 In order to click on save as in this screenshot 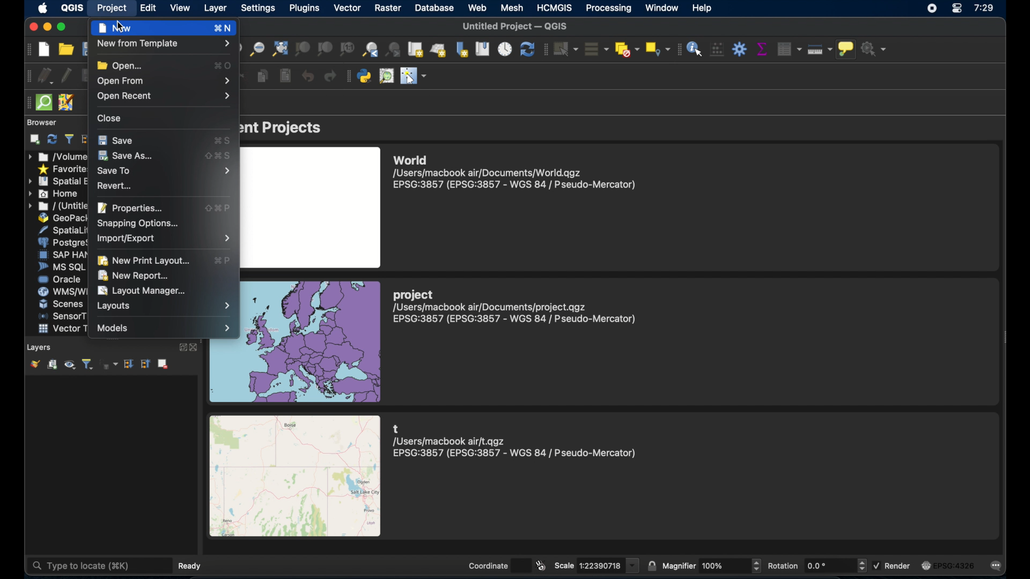, I will do `click(129, 156)`.